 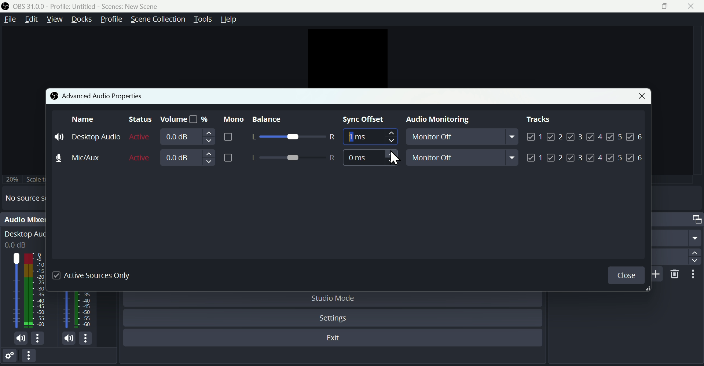 I want to click on Cursor, so click(x=396, y=159).